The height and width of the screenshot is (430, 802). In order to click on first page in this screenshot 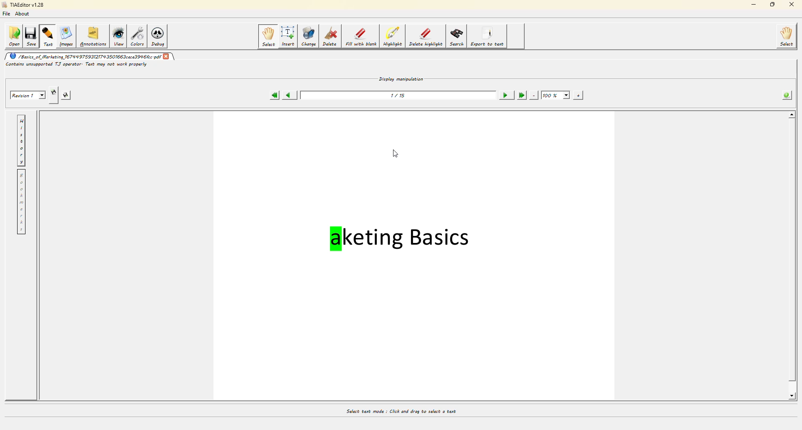, I will do `click(272, 95)`.